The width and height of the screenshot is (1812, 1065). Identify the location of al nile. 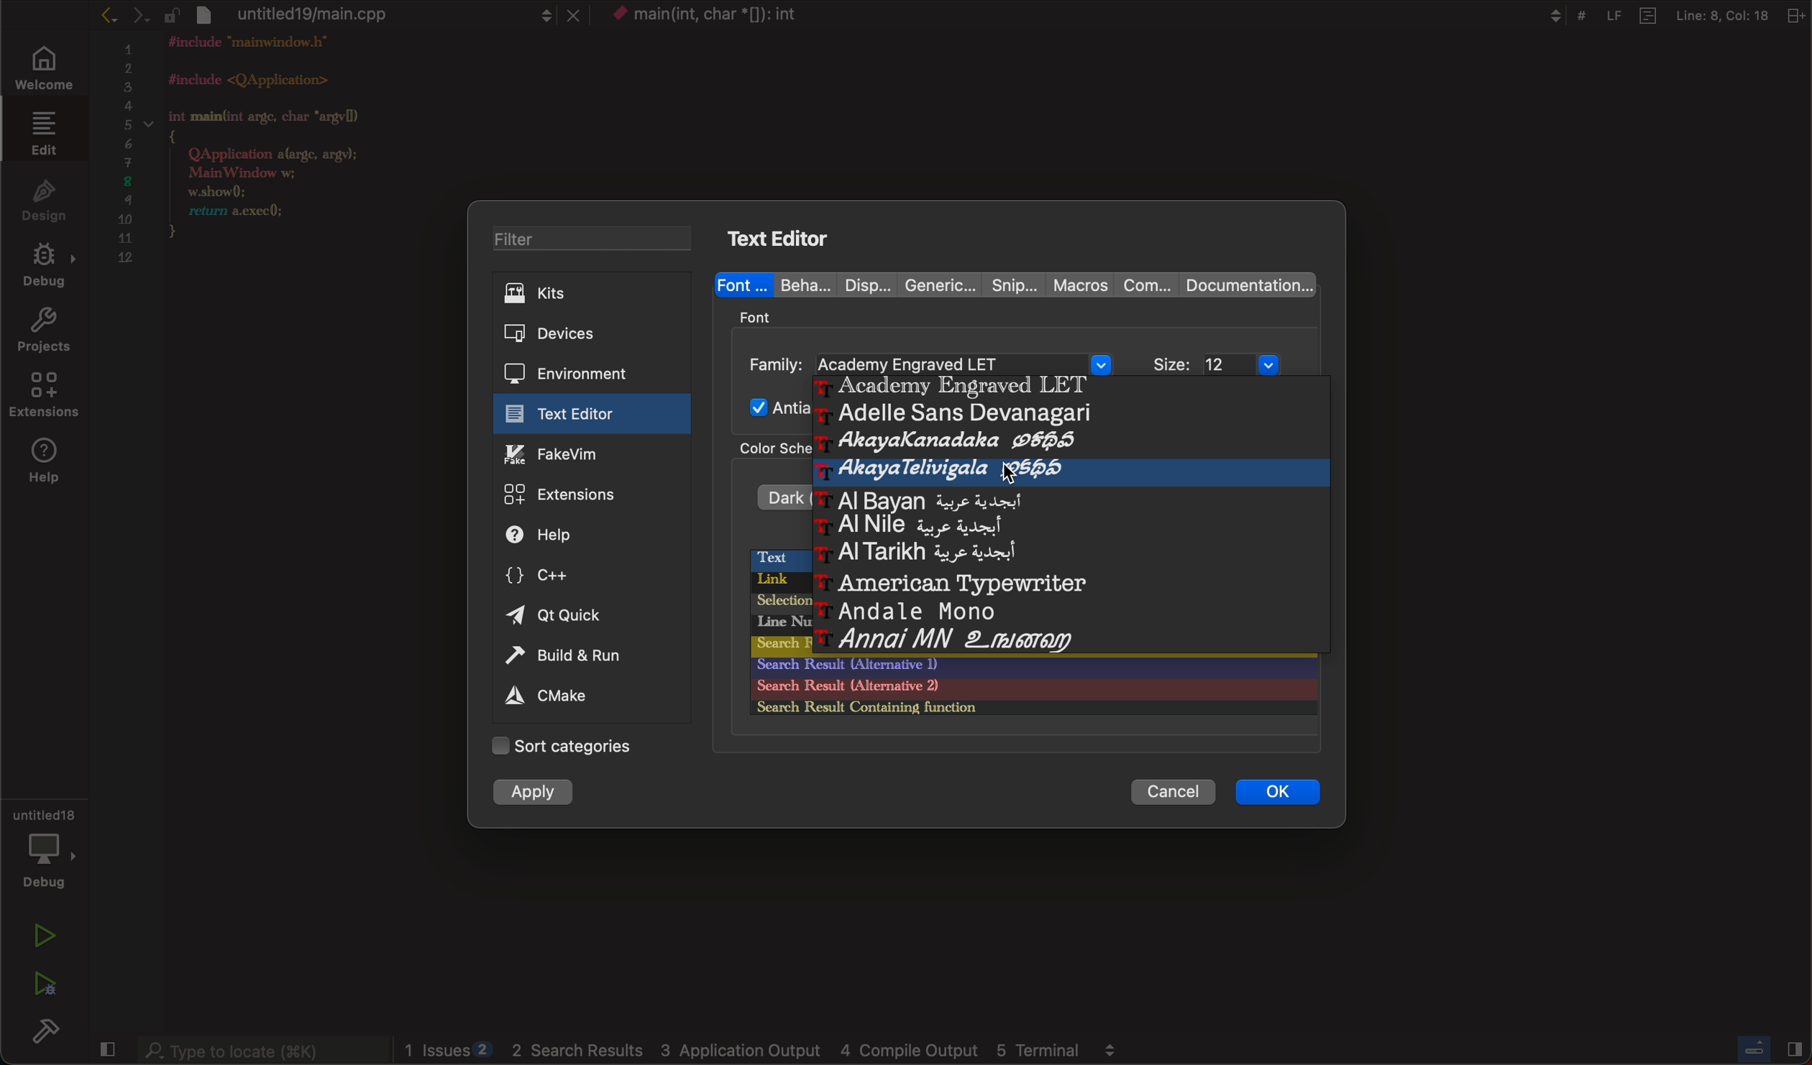
(915, 527).